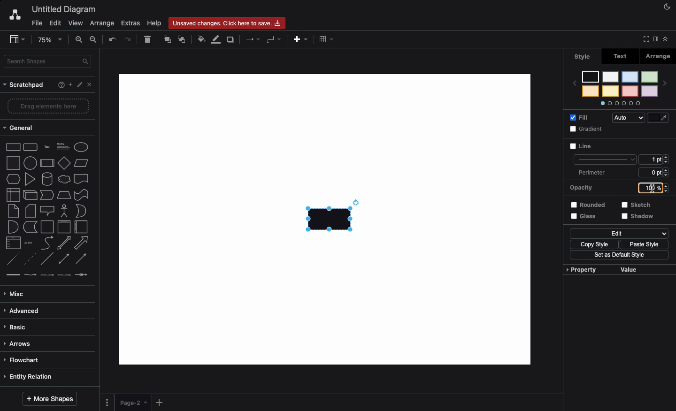 This screenshot has height=411, width=676. Describe the element at coordinates (113, 40) in the screenshot. I see `Undo` at that location.